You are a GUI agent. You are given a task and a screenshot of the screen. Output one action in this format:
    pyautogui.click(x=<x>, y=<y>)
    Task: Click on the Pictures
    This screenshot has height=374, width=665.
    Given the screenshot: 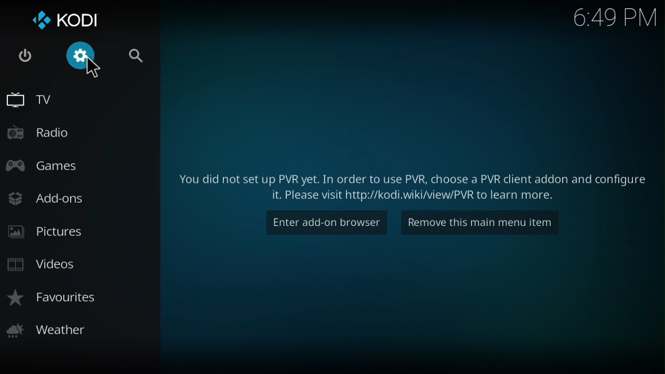 What is the action you would take?
    pyautogui.click(x=45, y=232)
    